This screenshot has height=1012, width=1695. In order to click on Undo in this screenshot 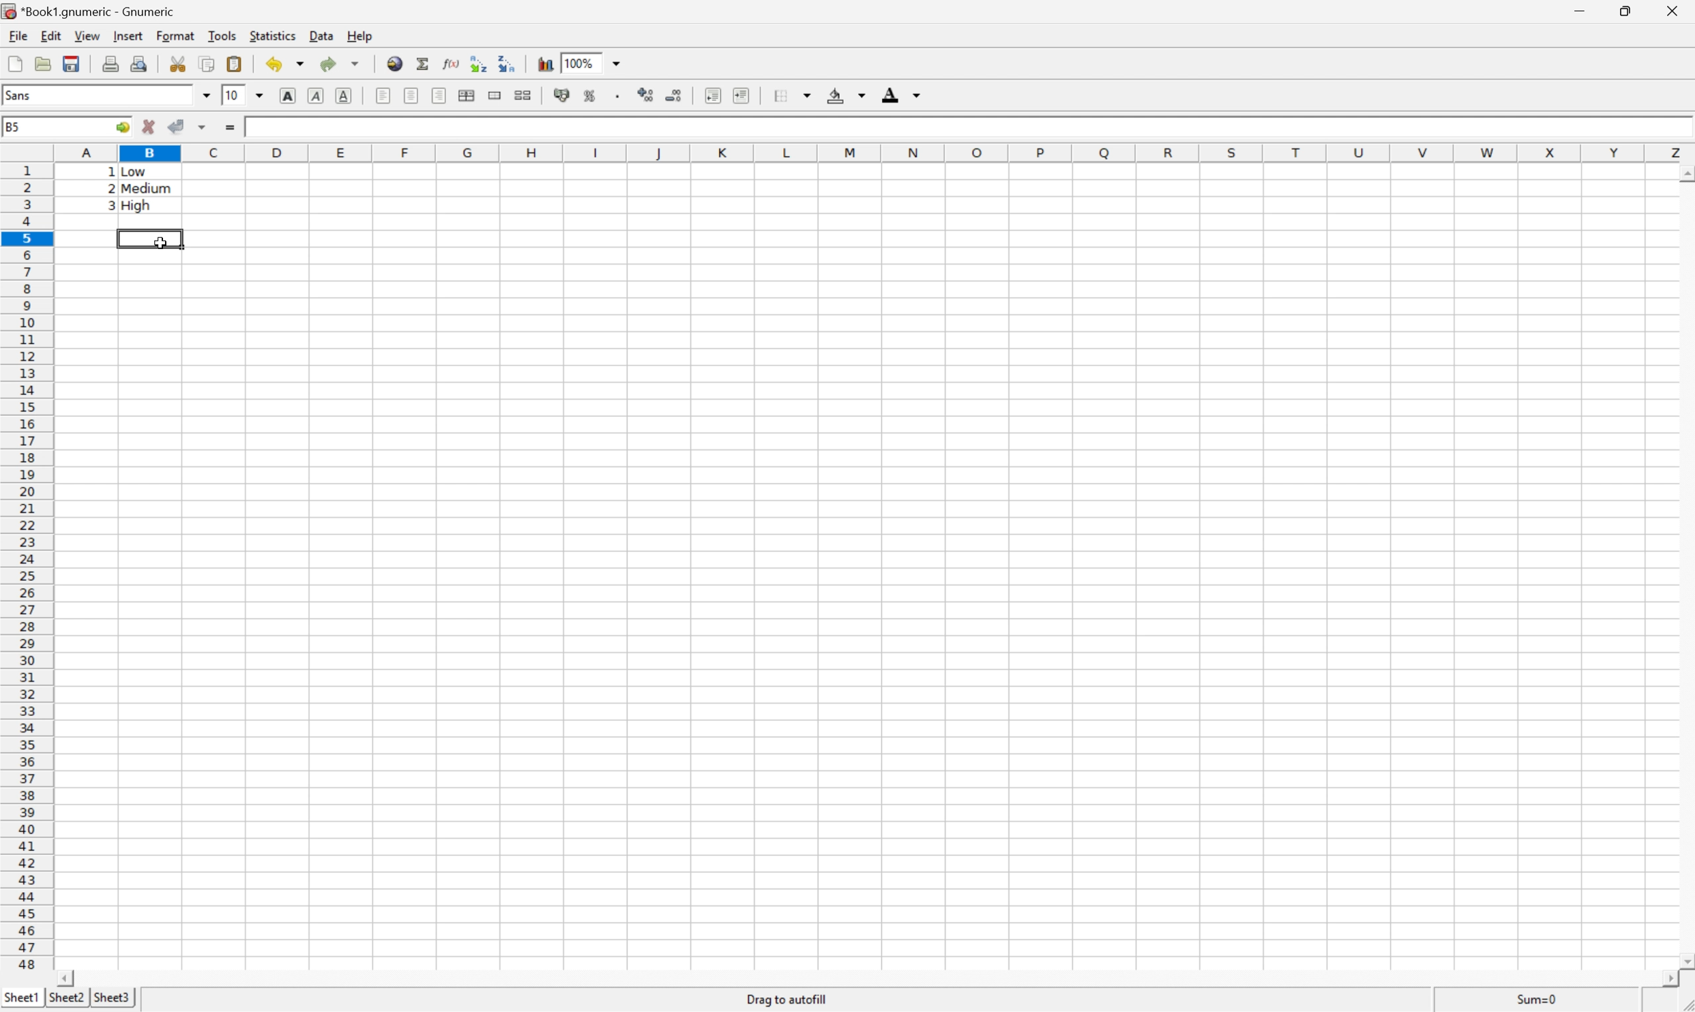, I will do `click(280, 64)`.